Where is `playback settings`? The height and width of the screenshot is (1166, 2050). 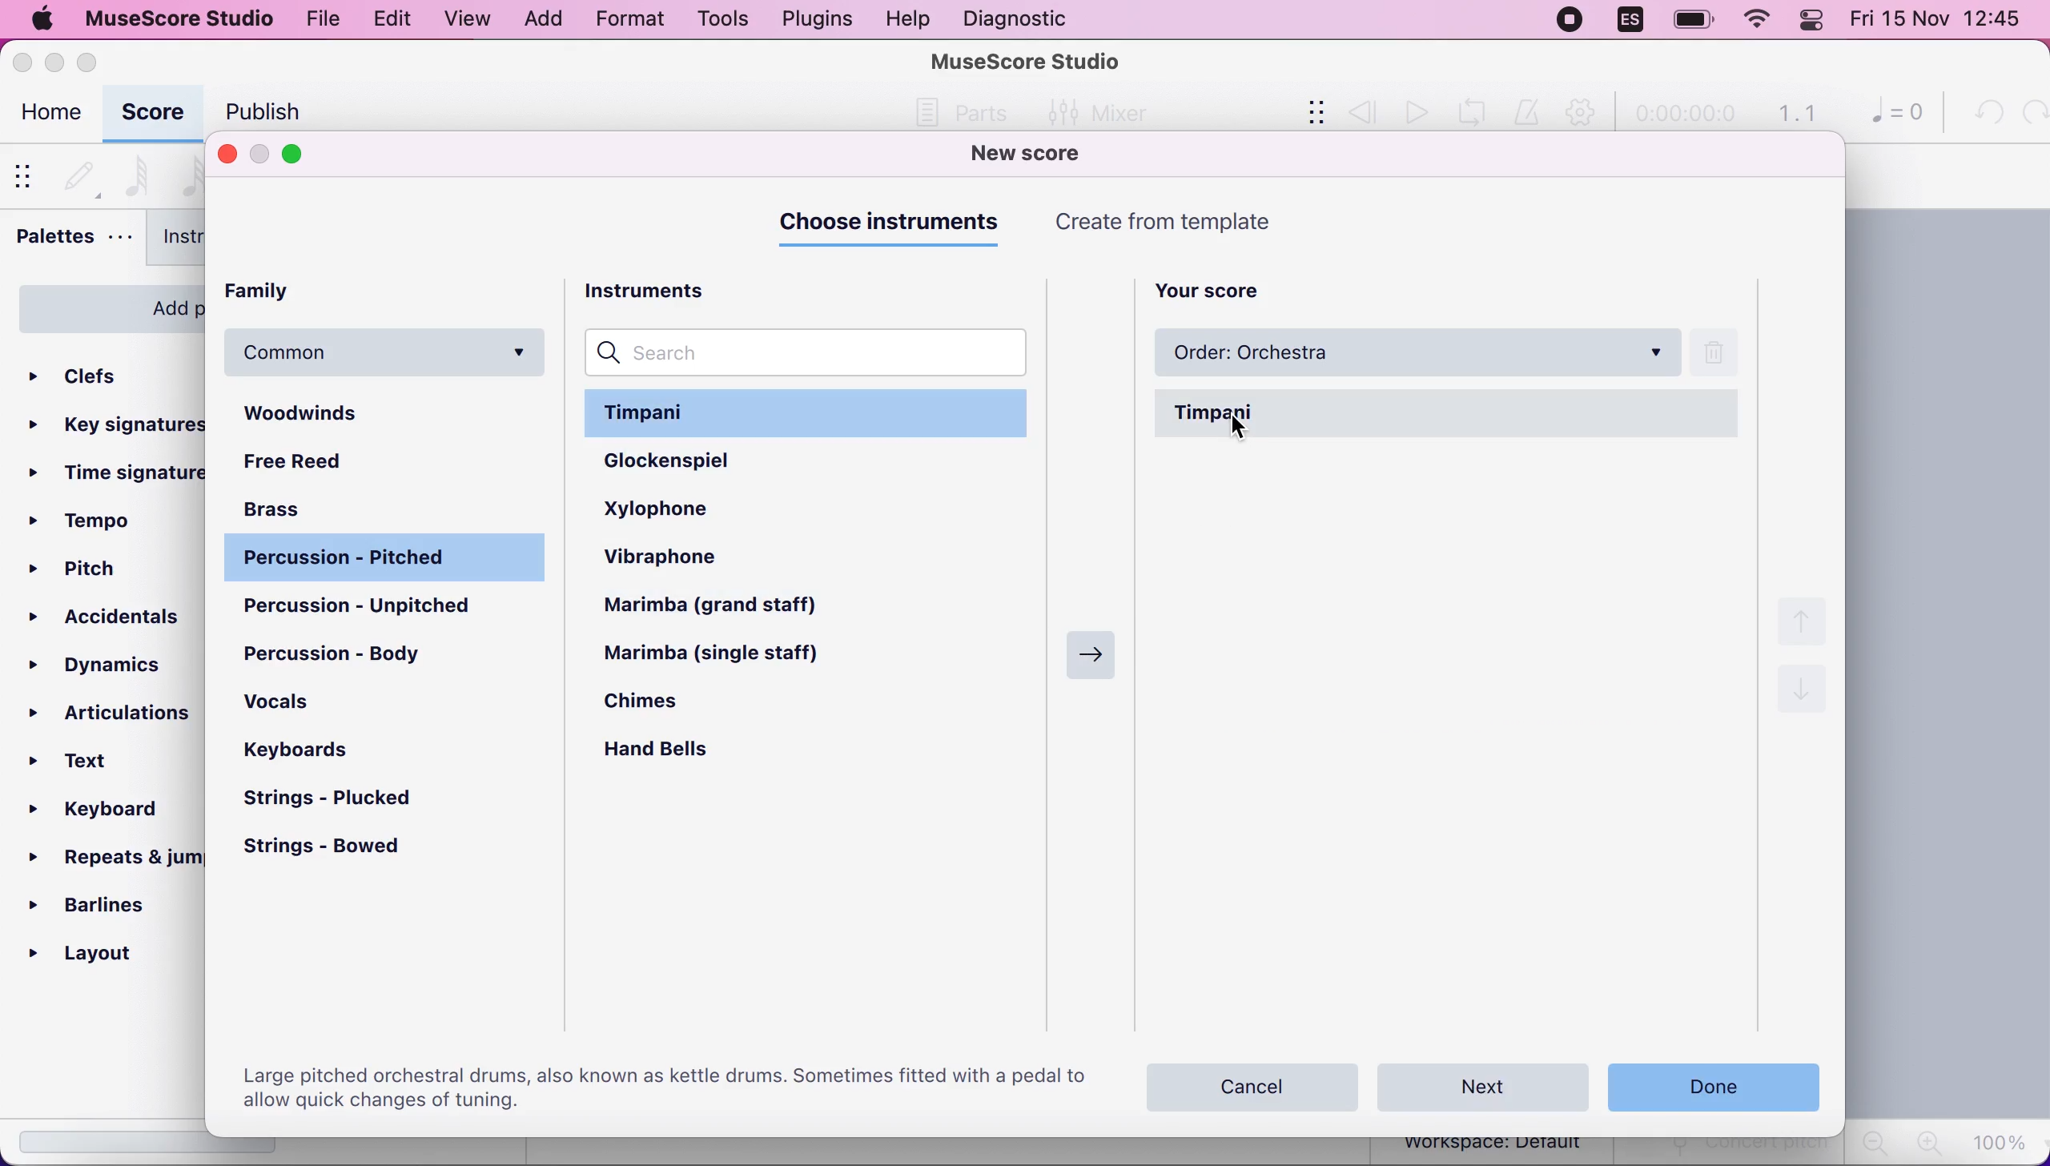
playback settings is located at coordinates (1585, 114).